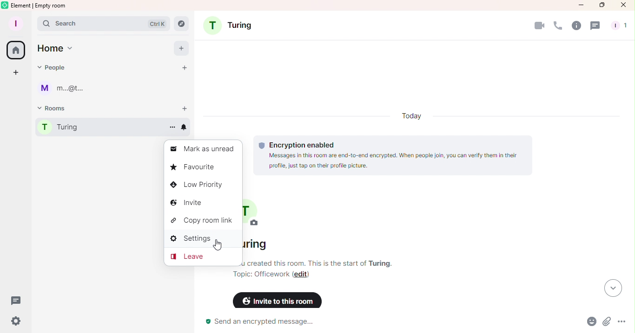 Image resolution: width=635 pixels, height=333 pixels. What do you see at coordinates (580, 7) in the screenshot?
I see `Minimize` at bounding box center [580, 7].